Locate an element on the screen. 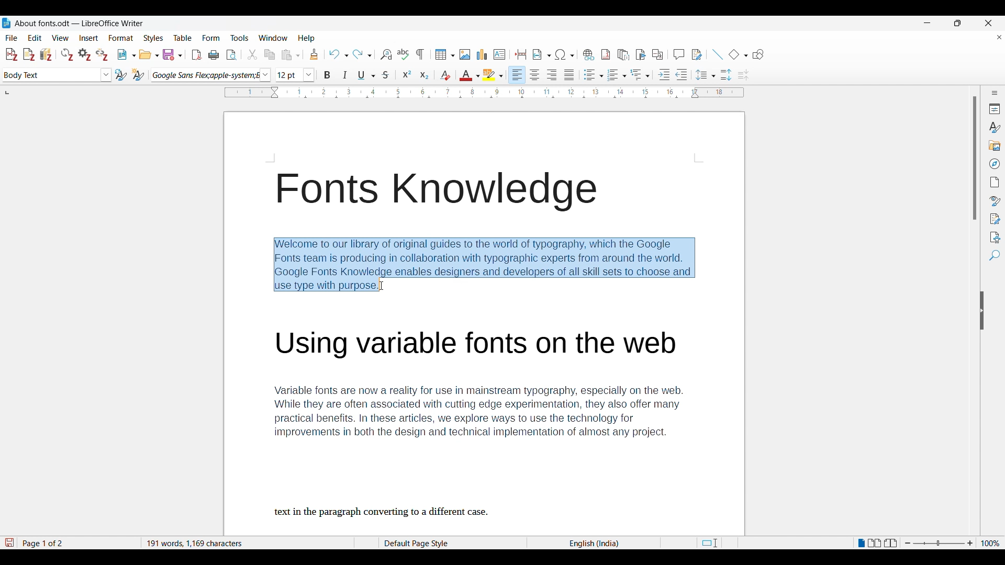 Image resolution: width=1005 pixels, height=565 pixels. Set line spacing options is located at coordinates (706, 75).